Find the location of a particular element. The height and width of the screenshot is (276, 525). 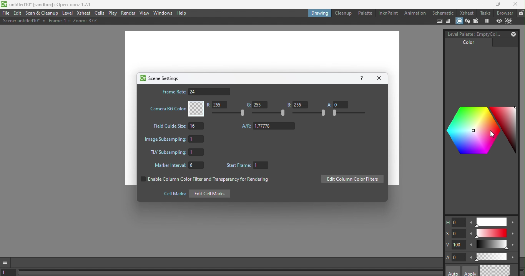

Scene settings is located at coordinates (159, 78).